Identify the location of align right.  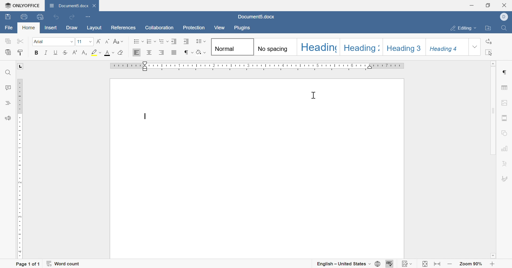
(162, 52).